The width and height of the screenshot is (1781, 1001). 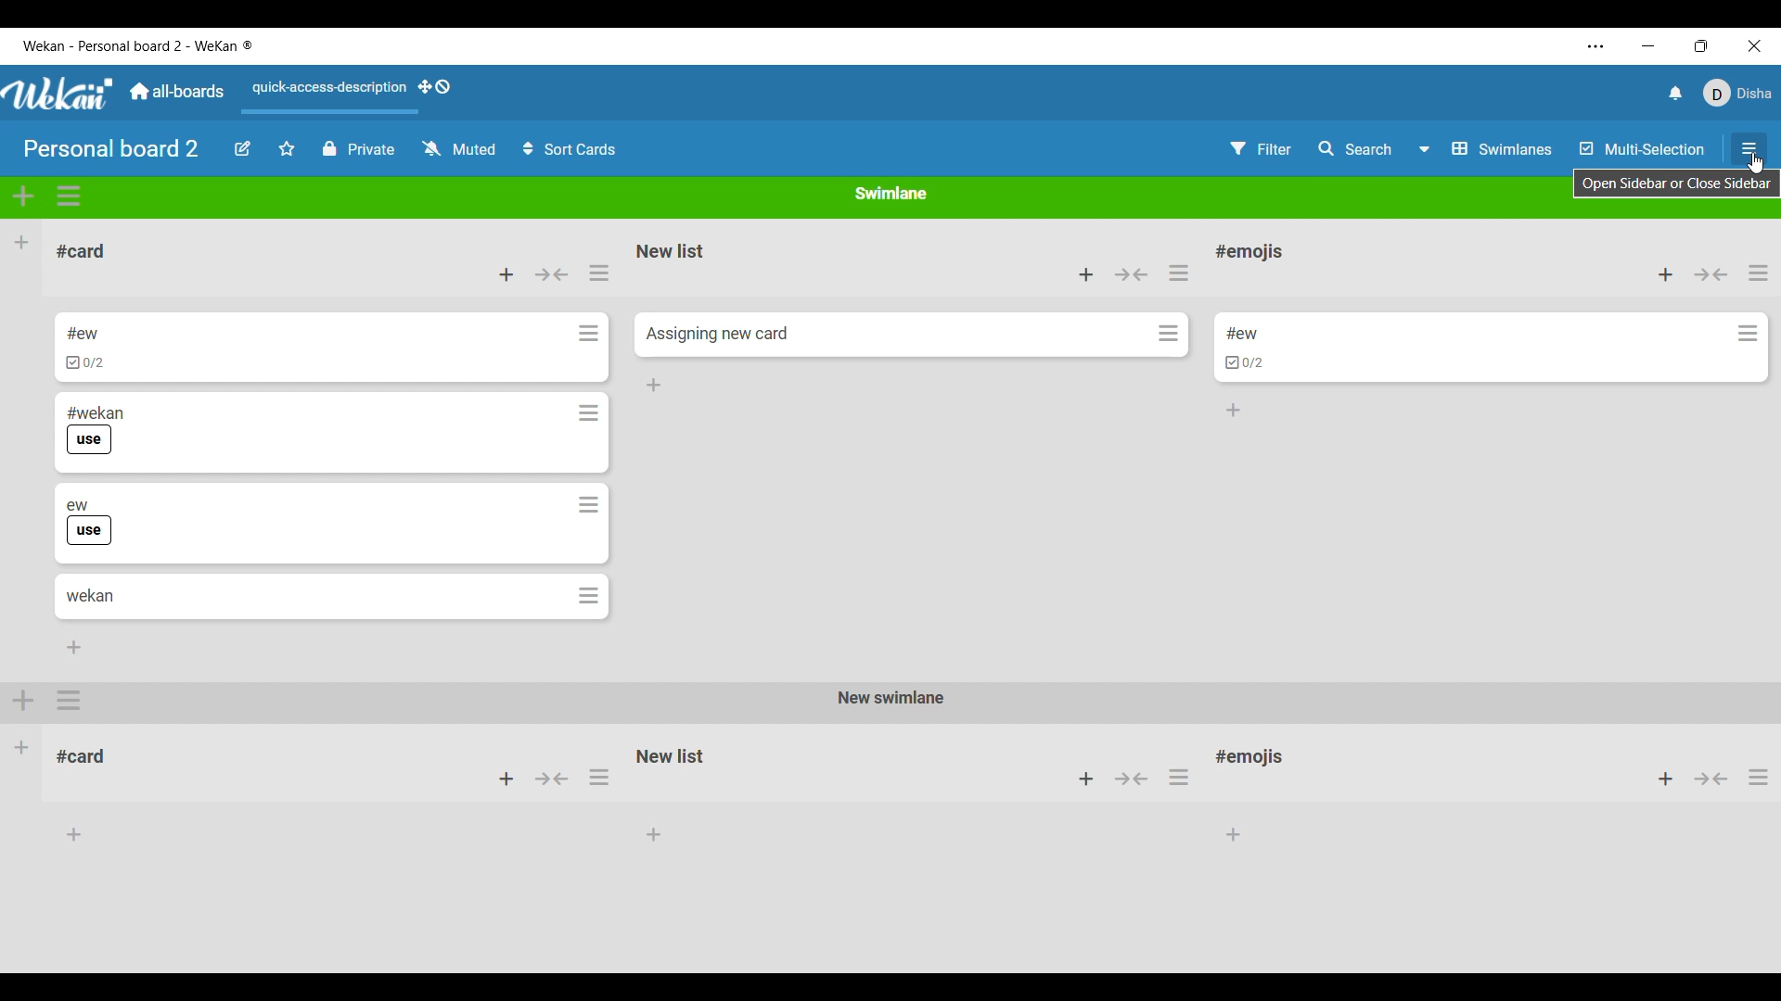 What do you see at coordinates (111, 148) in the screenshot?
I see `Board title` at bounding box center [111, 148].